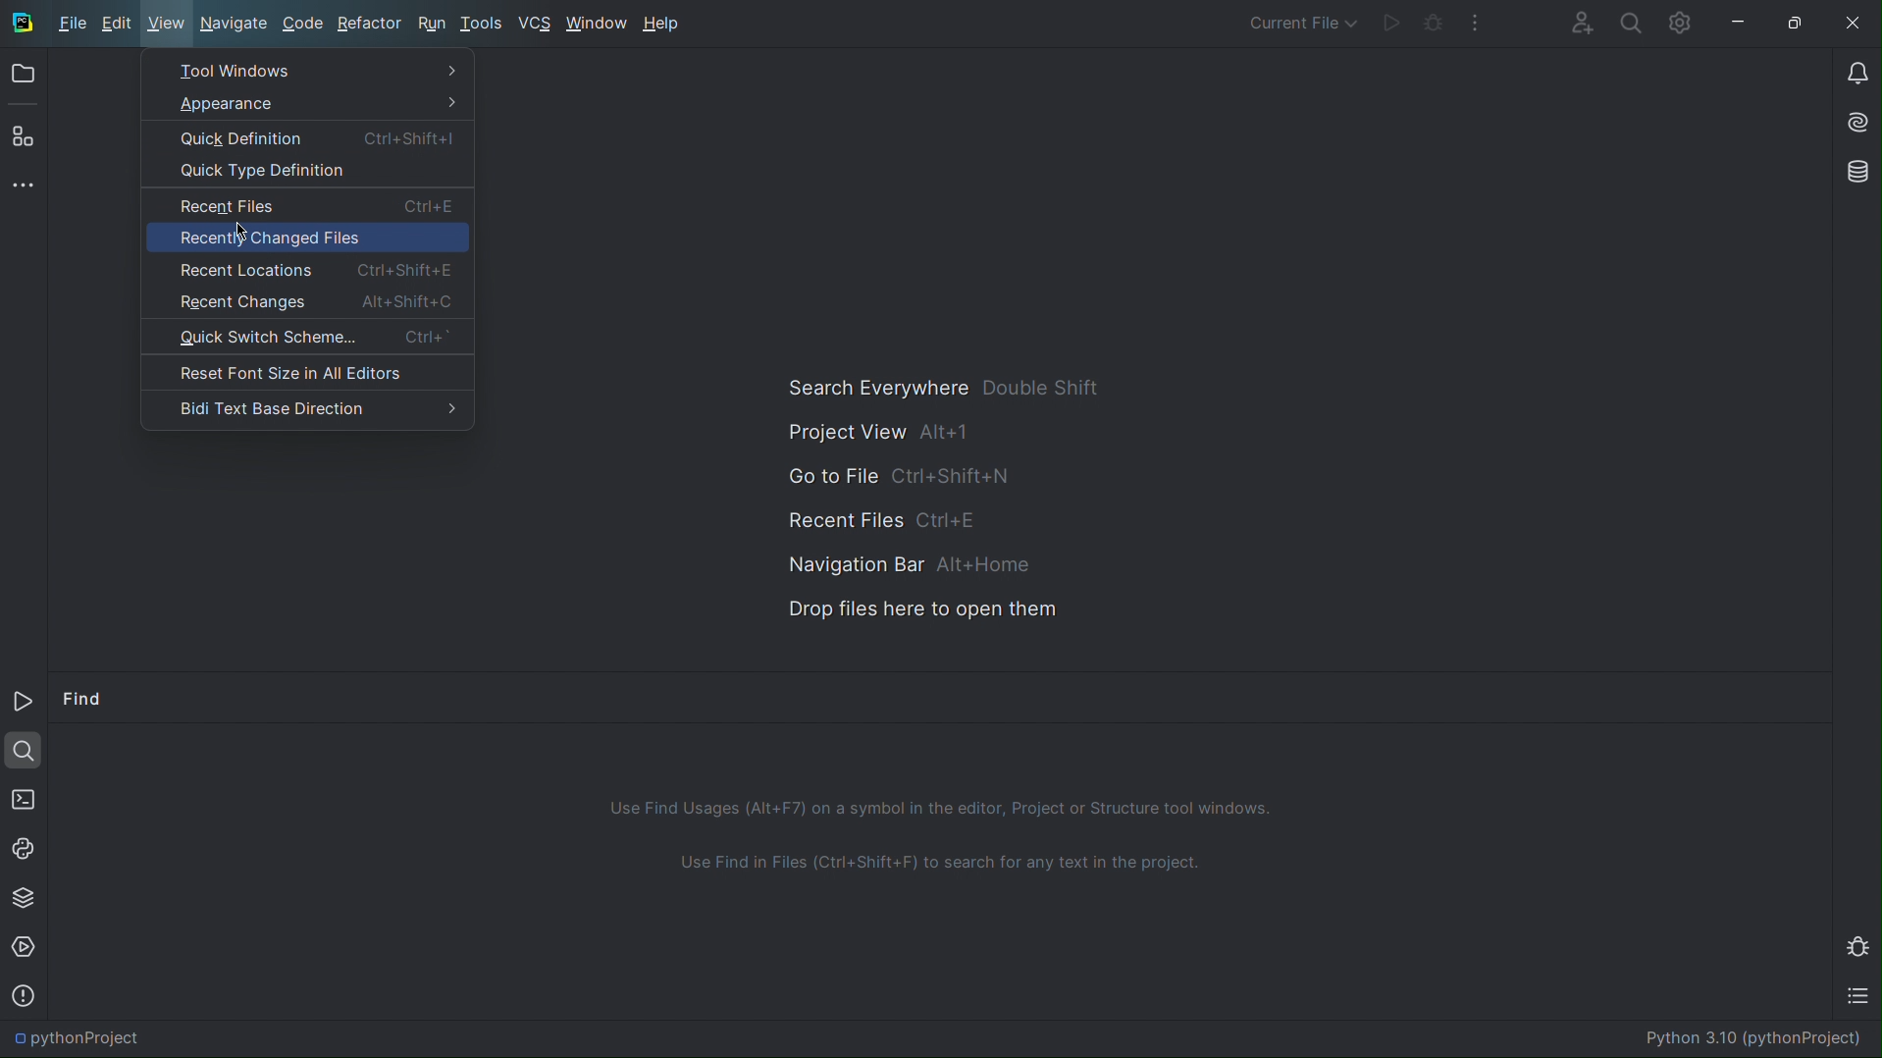 The image size is (1882, 1058). Describe the element at coordinates (26, 948) in the screenshot. I see `Services` at that location.